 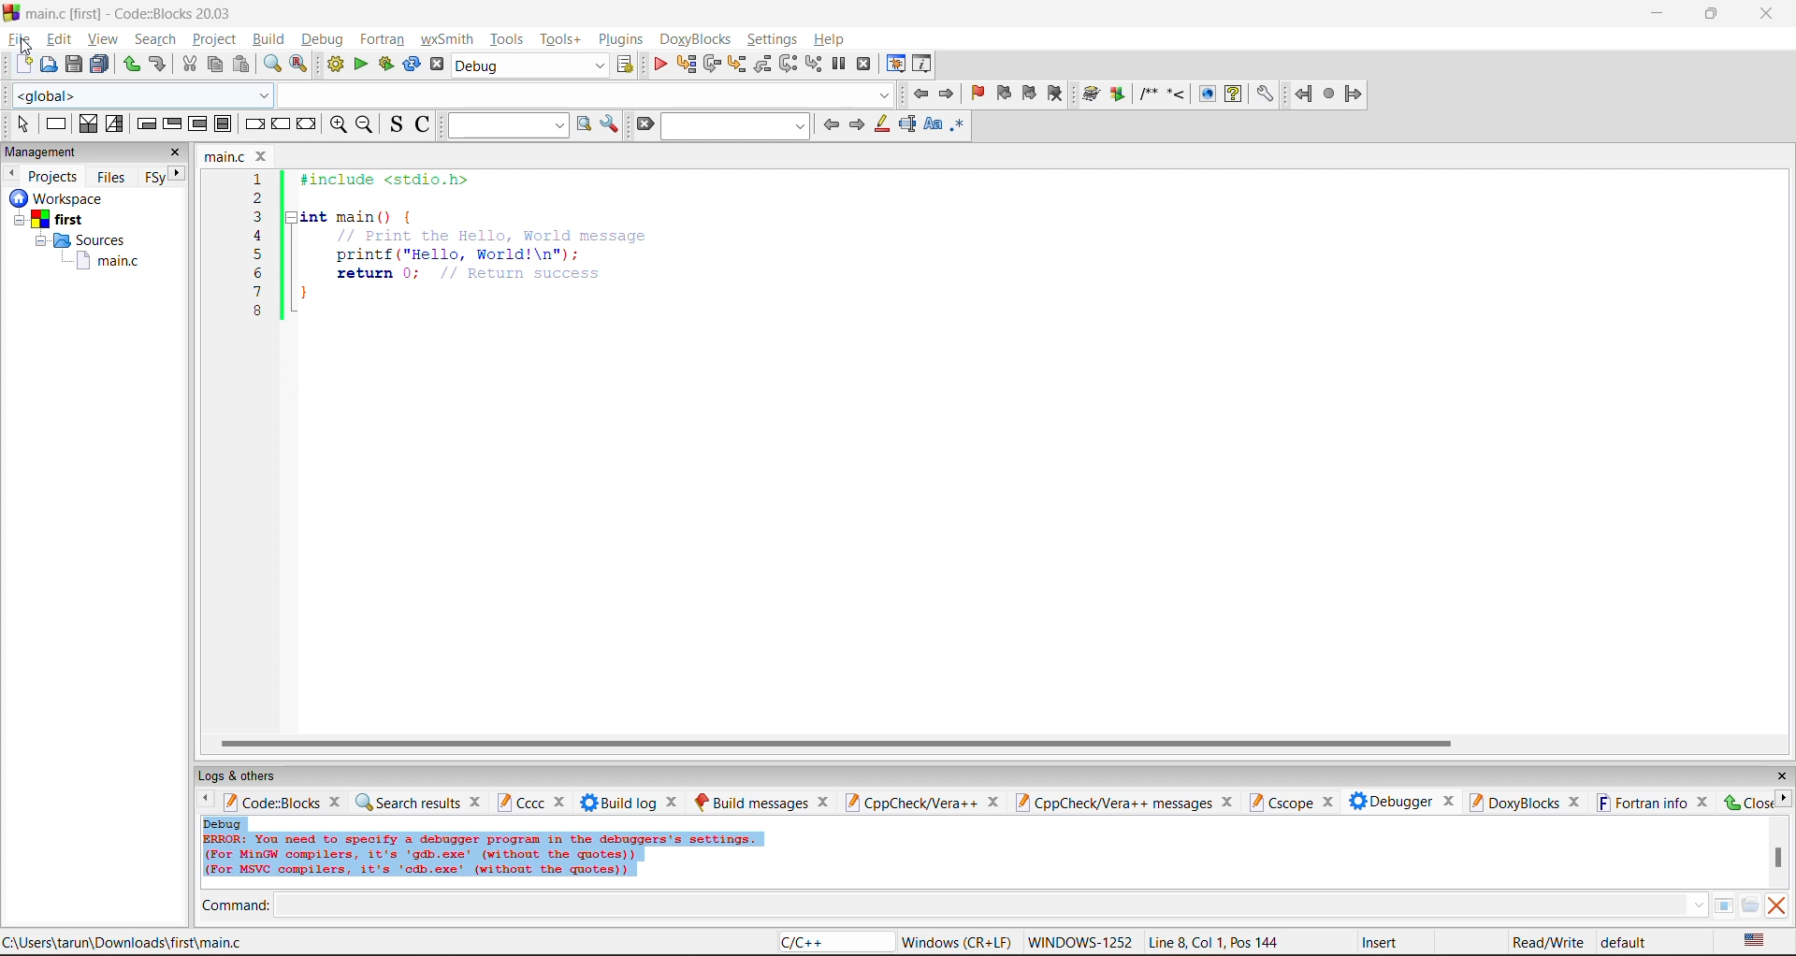 I want to click on search results, so click(x=407, y=802).